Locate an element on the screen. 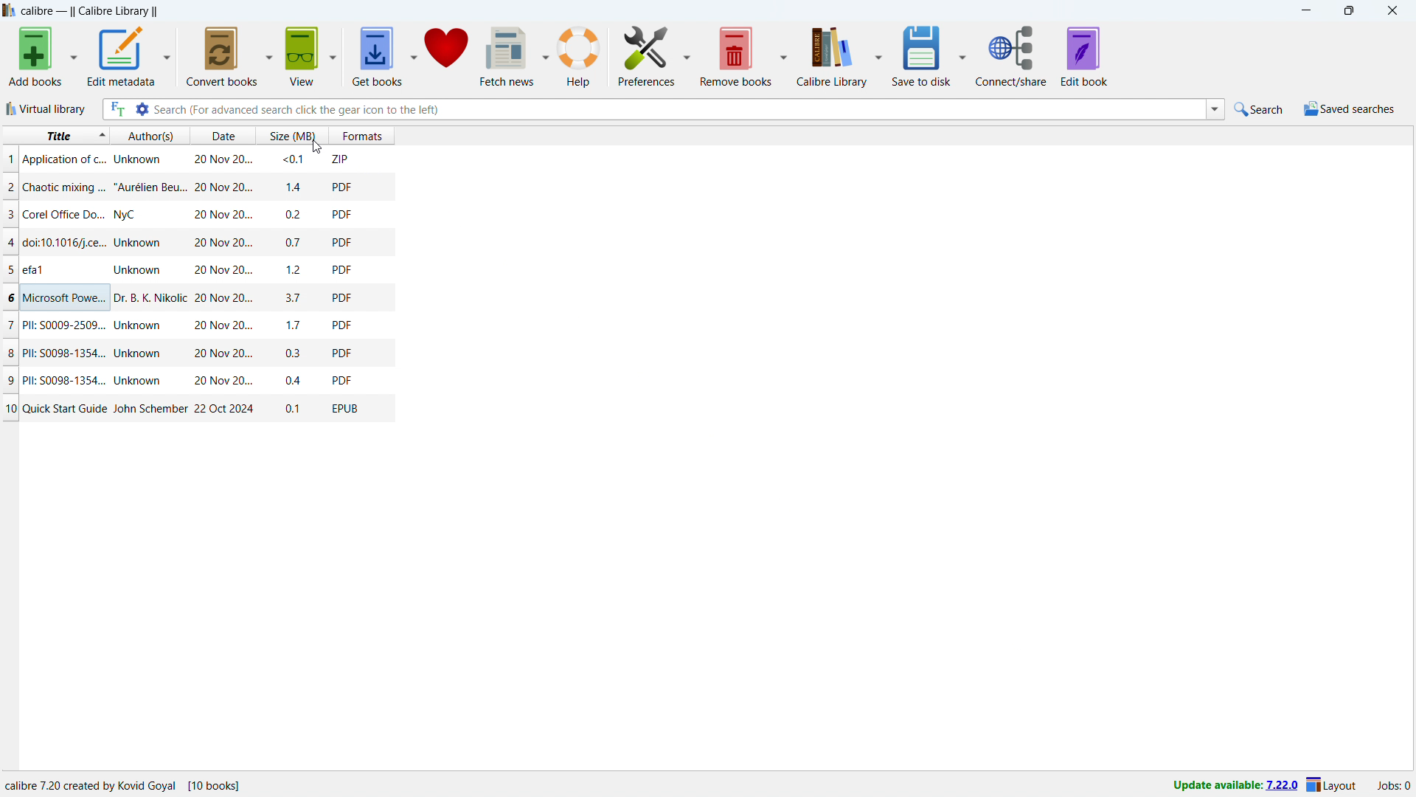 The height and width of the screenshot is (797, 1416). PDF is located at coordinates (343, 351).